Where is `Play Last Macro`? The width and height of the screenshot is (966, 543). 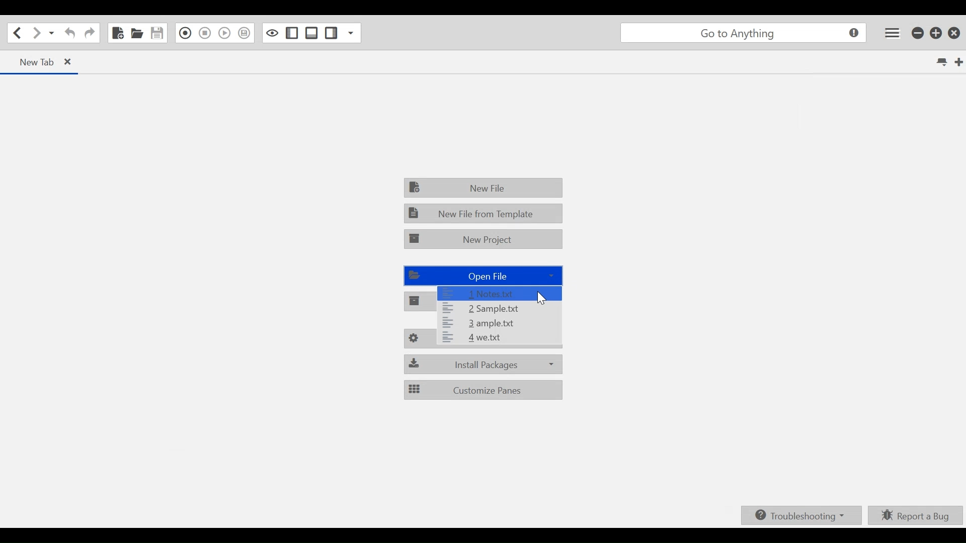
Play Last Macro is located at coordinates (224, 33).